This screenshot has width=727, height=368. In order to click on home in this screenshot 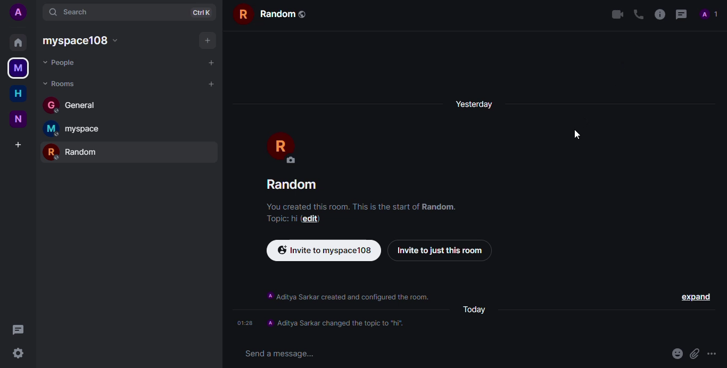, I will do `click(18, 94)`.